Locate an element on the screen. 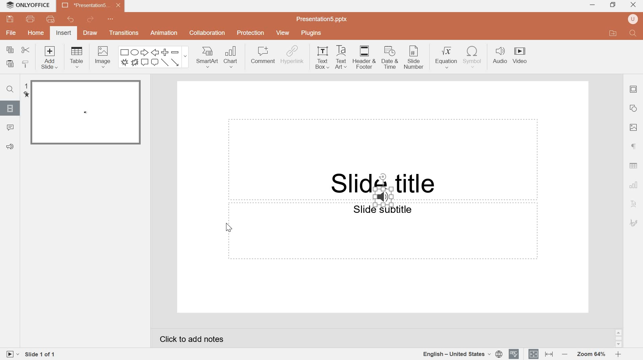  Hyperlink is located at coordinates (292, 56).